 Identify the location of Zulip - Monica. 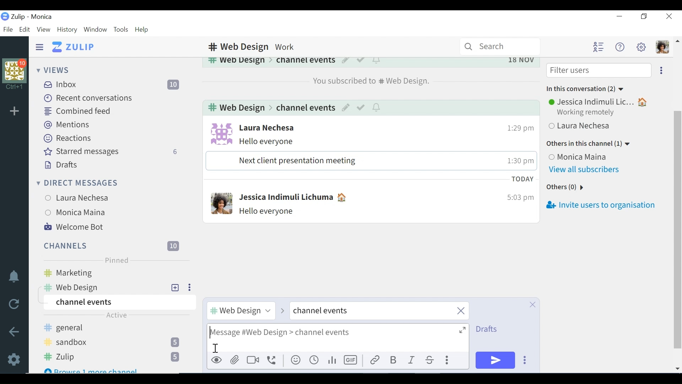
(32, 16).